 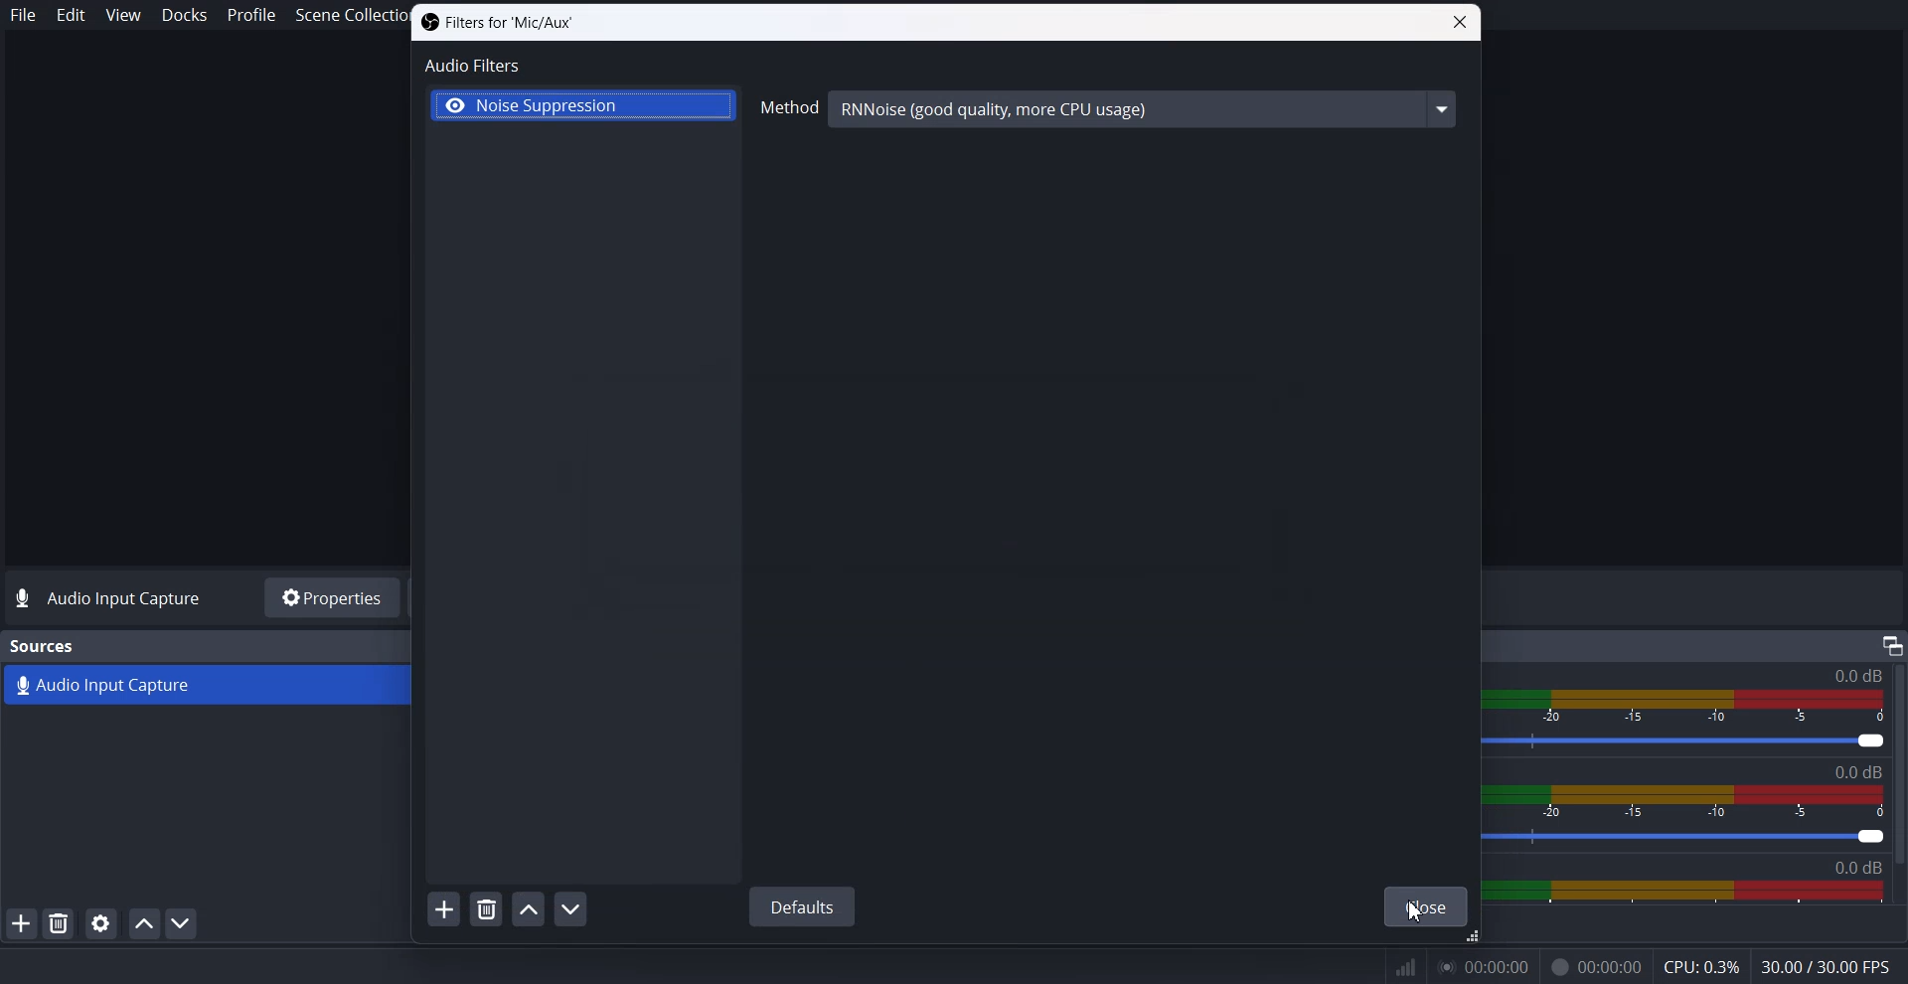 What do you see at coordinates (185, 16) in the screenshot?
I see `Docks` at bounding box center [185, 16].